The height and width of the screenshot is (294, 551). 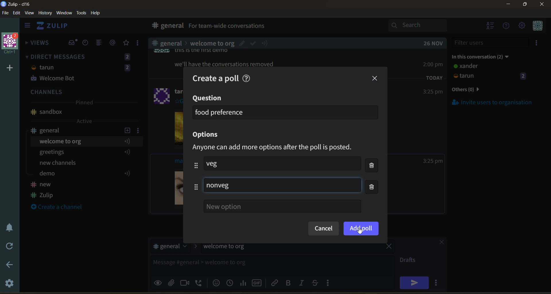 What do you see at coordinates (433, 43) in the screenshot?
I see `26 nov` at bounding box center [433, 43].